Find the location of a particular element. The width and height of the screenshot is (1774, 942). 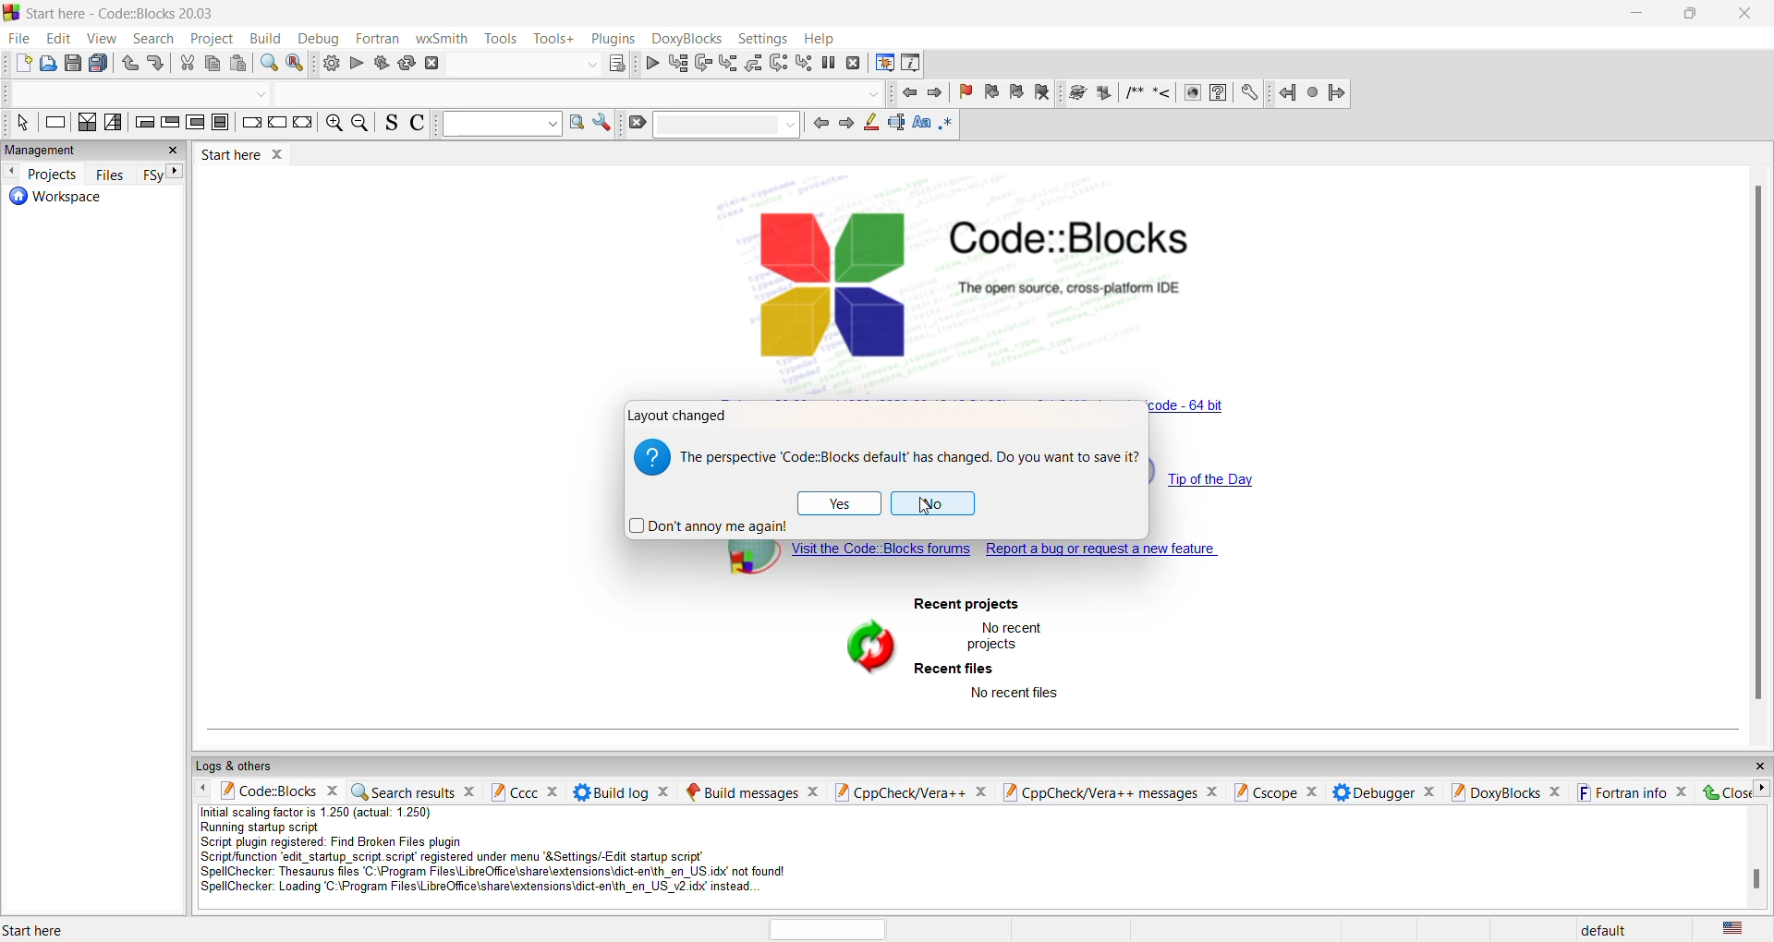

debug continue is located at coordinates (651, 63).